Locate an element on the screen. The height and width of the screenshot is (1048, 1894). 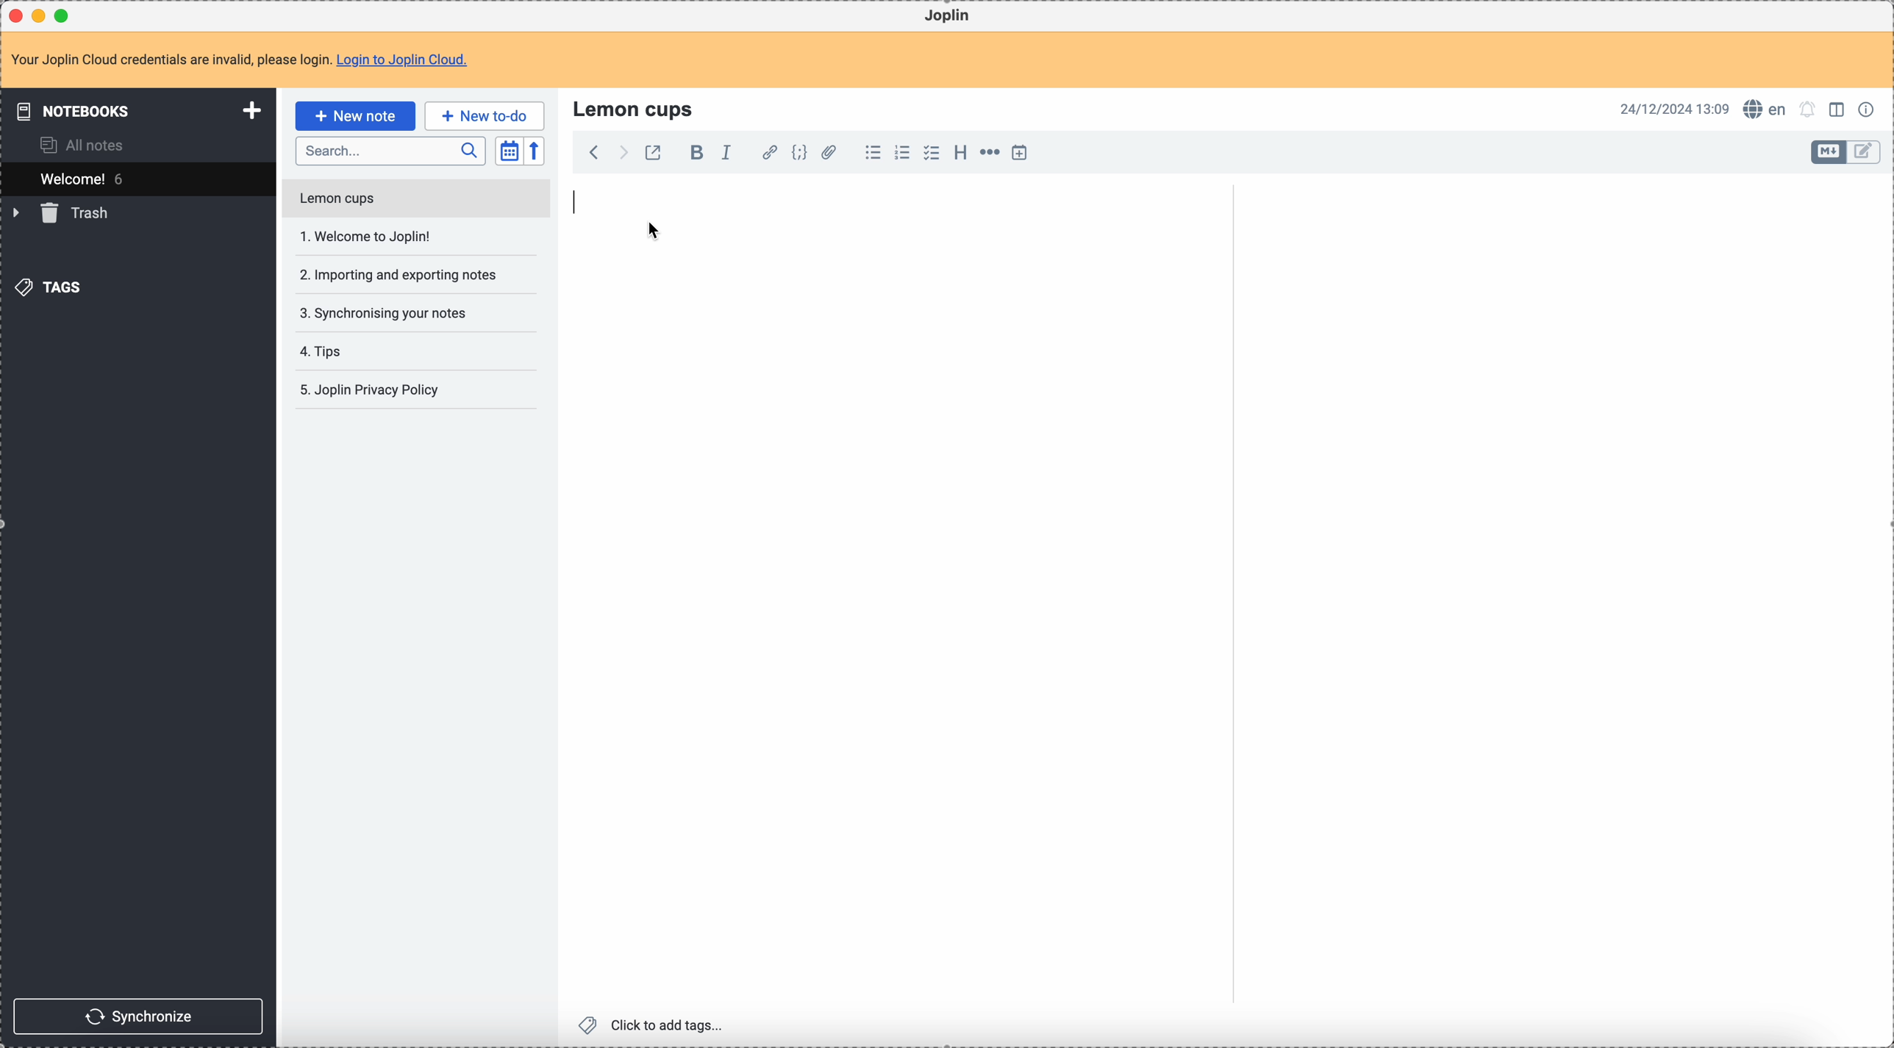
code is located at coordinates (799, 154).